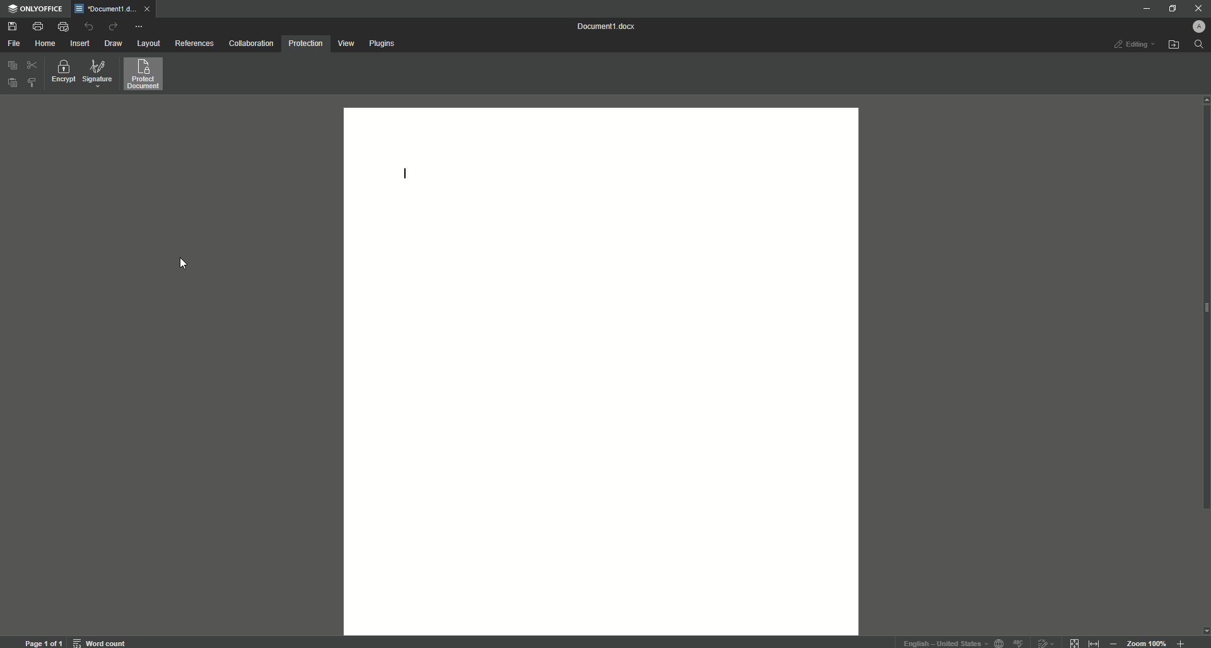 The height and width of the screenshot is (648, 1211). I want to click on Tab 1, so click(106, 10).